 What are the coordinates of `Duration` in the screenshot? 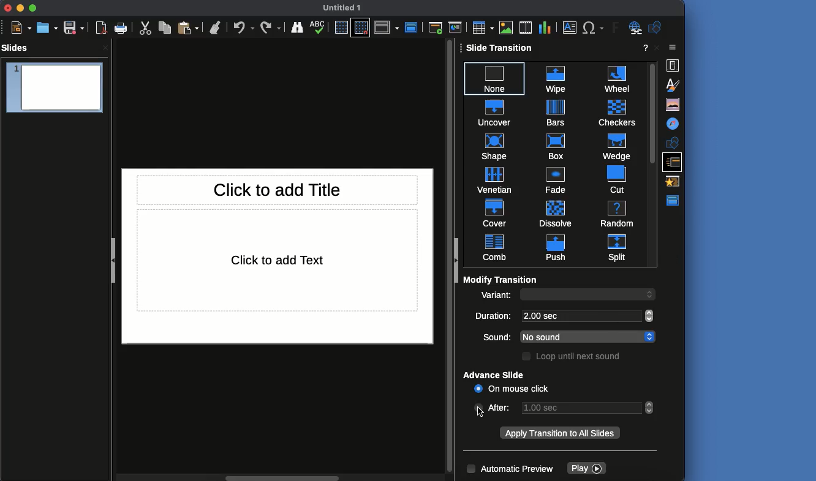 It's located at (495, 317).